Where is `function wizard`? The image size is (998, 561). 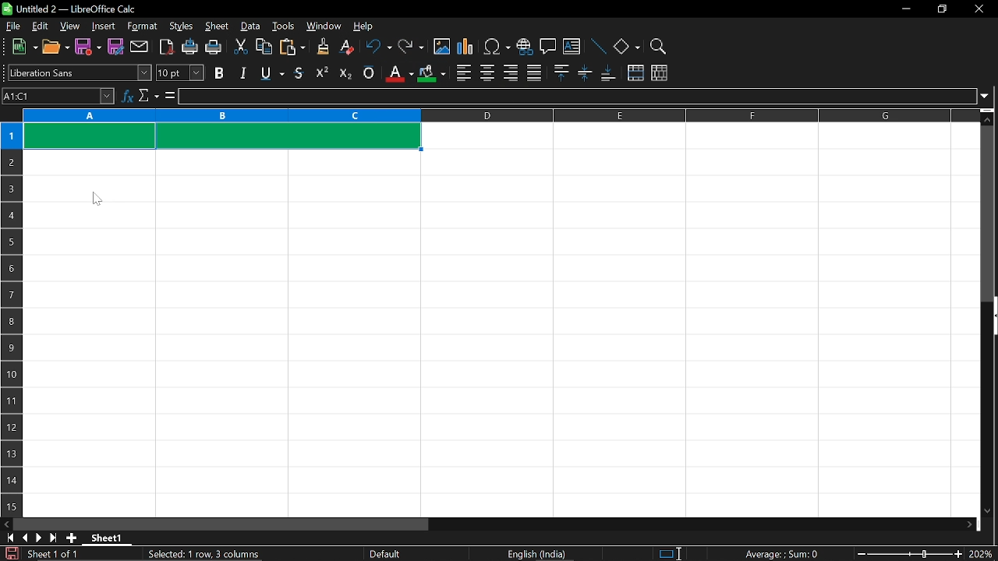
function wizard is located at coordinates (127, 97).